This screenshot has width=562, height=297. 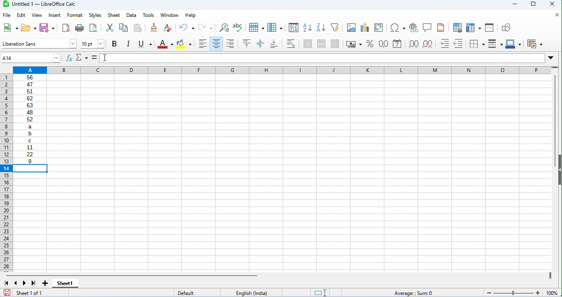 What do you see at coordinates (322, 58) in the screenshot?
I see `formula bar` at bounding box center [322, 58].